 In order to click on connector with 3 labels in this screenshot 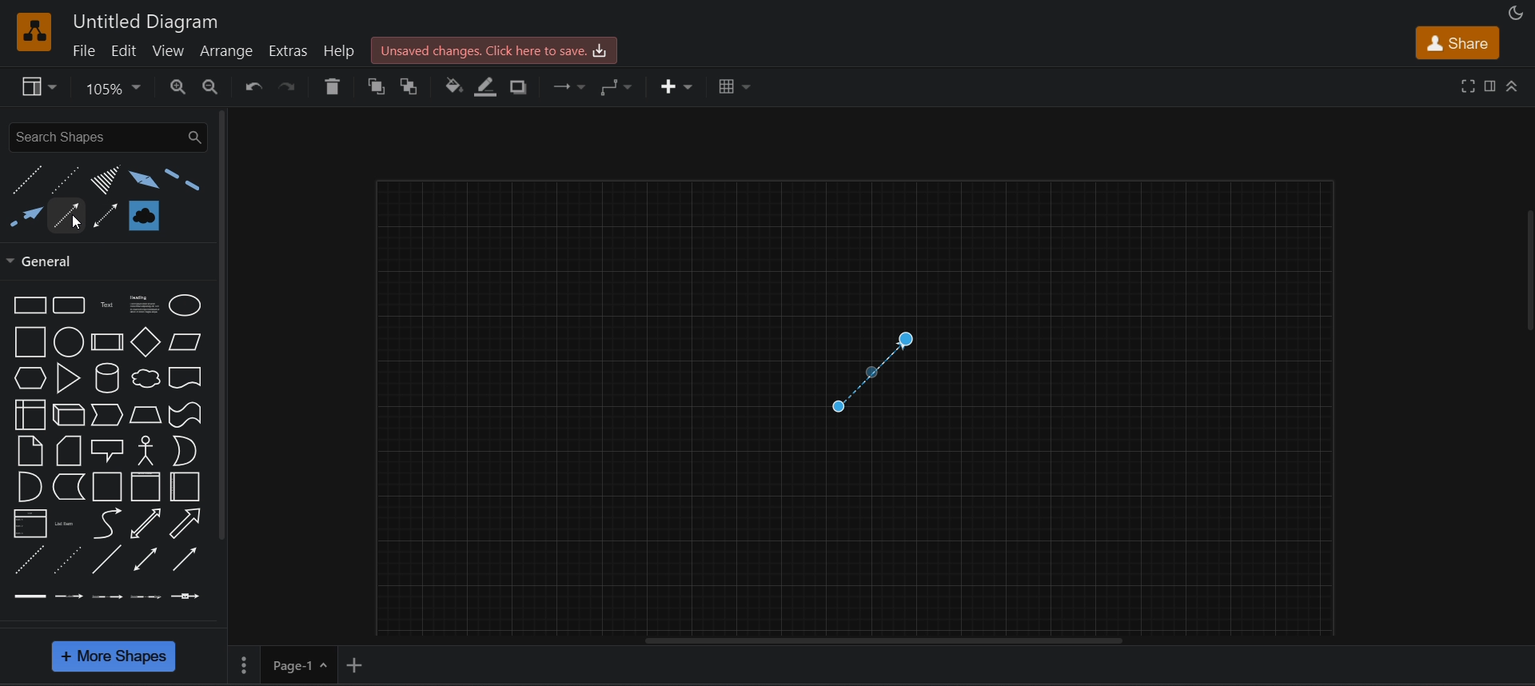, I will do `click(145, 596)`.